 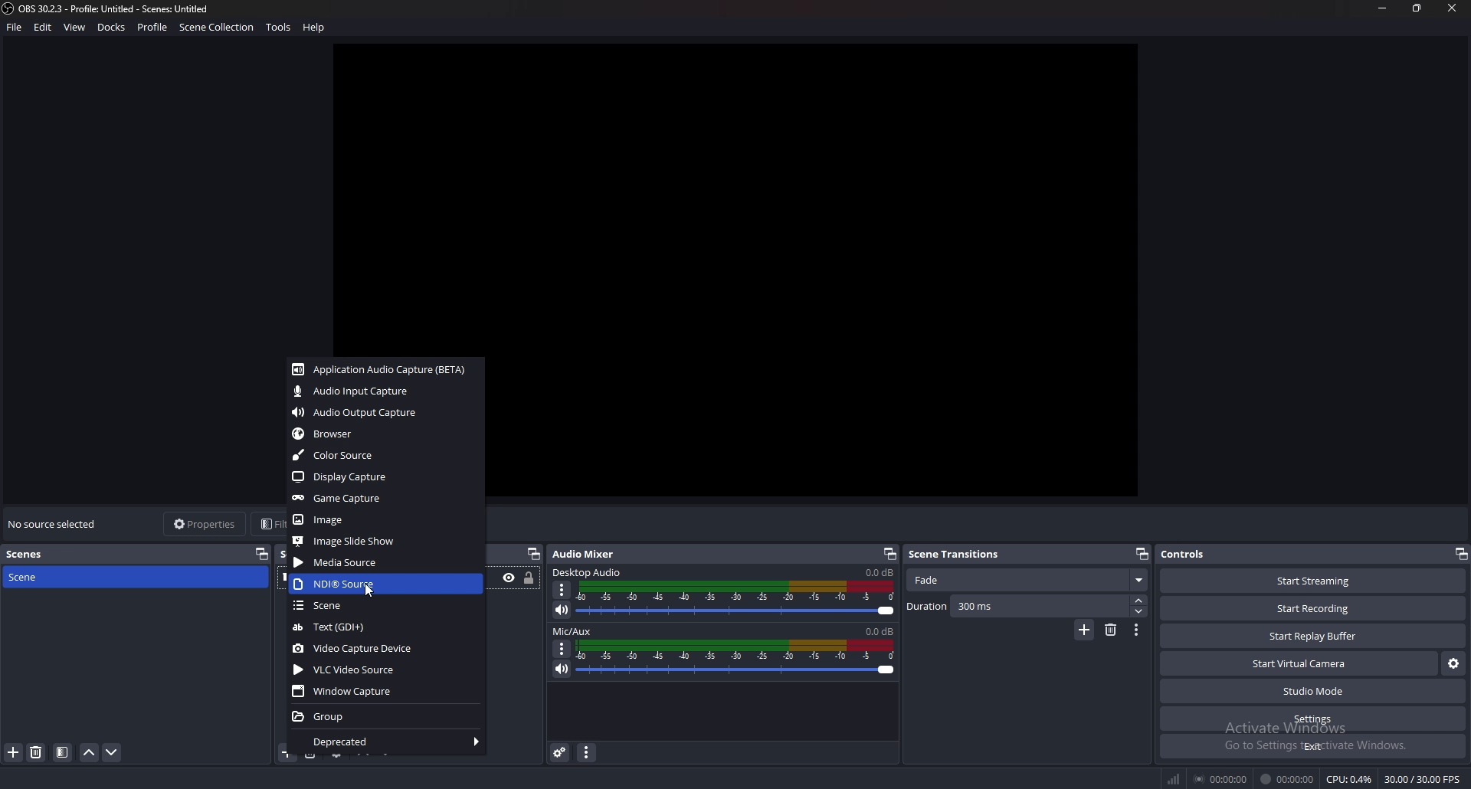 I want to click on audio mixer, so click(x=591, y=554).